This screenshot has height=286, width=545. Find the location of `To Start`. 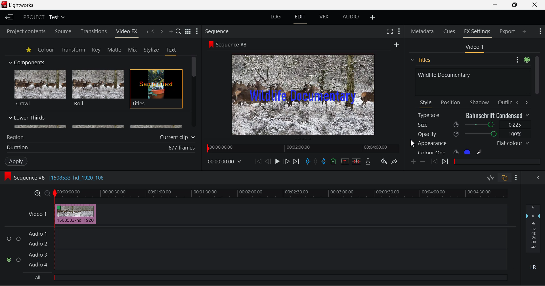

To Start is located at coordinates (258, 162).